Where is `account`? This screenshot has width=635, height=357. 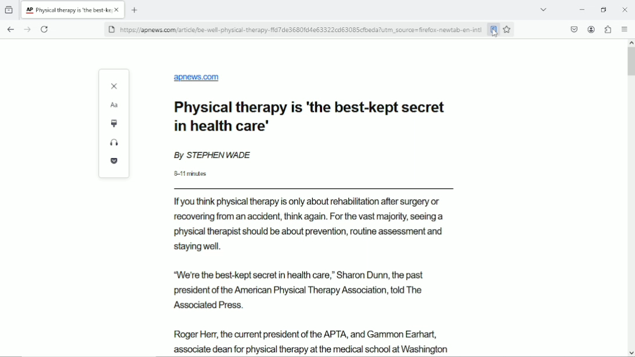
account is located at coordinates (591, 29).